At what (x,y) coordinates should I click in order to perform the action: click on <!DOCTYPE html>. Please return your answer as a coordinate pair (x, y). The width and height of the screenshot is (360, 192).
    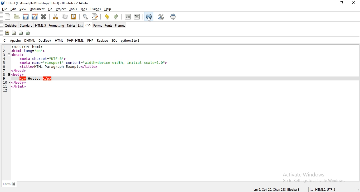
    Looking at the image, I should click on (29, 47).